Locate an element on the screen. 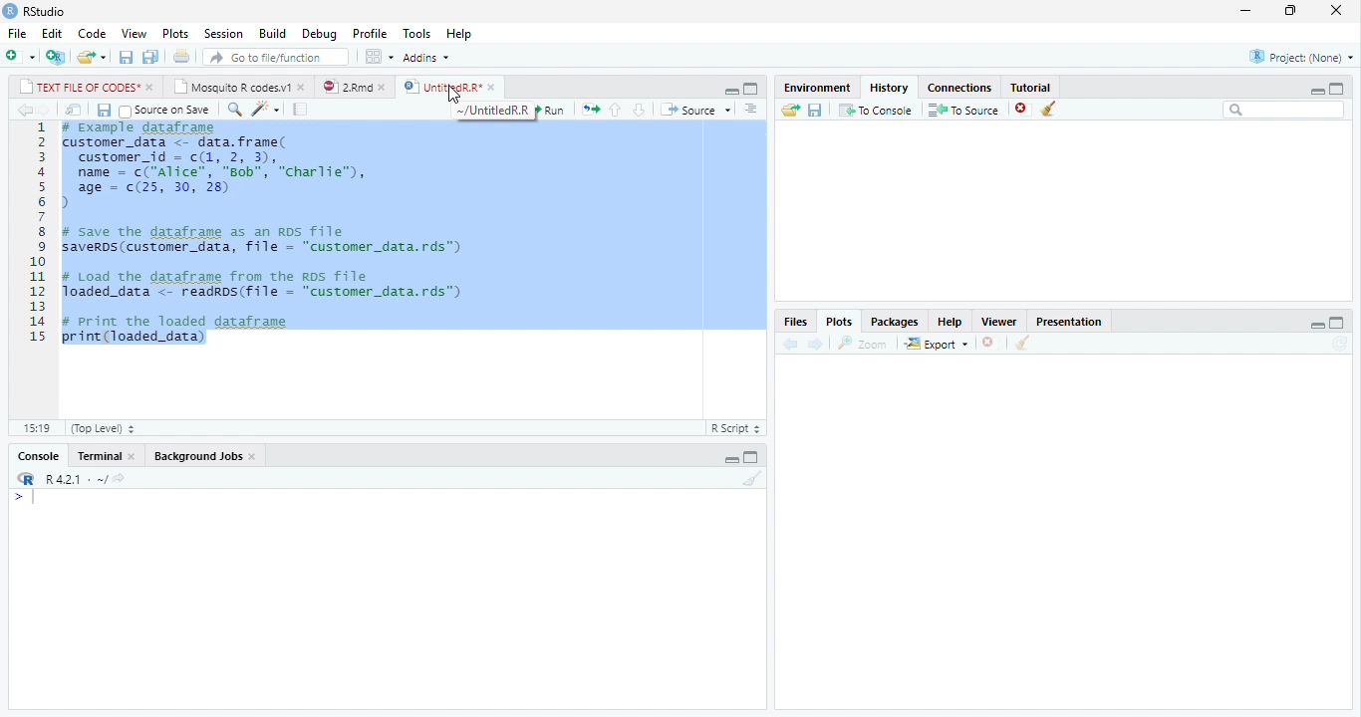 Image resolution: width=1361 pixels, height=717 pixels. clean is located at coordinates (1023, 343).